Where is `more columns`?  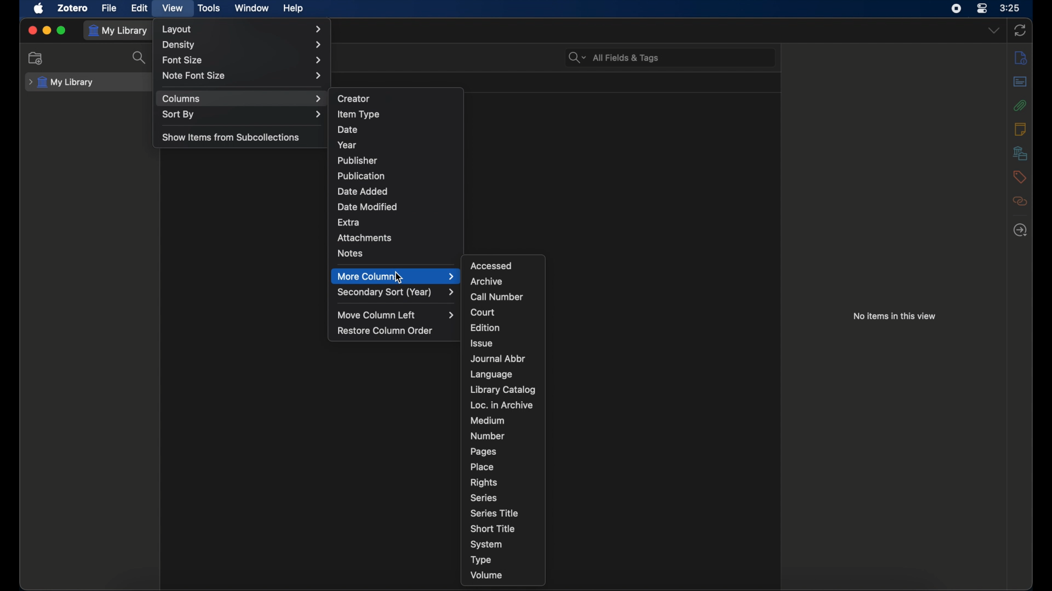
more columns is located at coordinates (396, 276).